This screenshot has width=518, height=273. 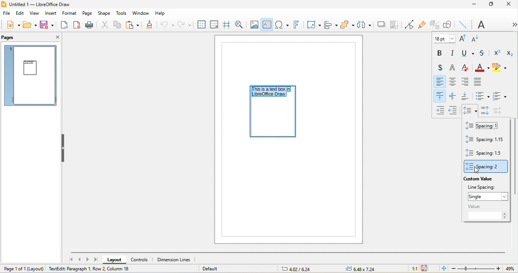 What do you see at coordinates (443, 39) in the screenshot?
I see `font size` at bounding box center [443, 39].